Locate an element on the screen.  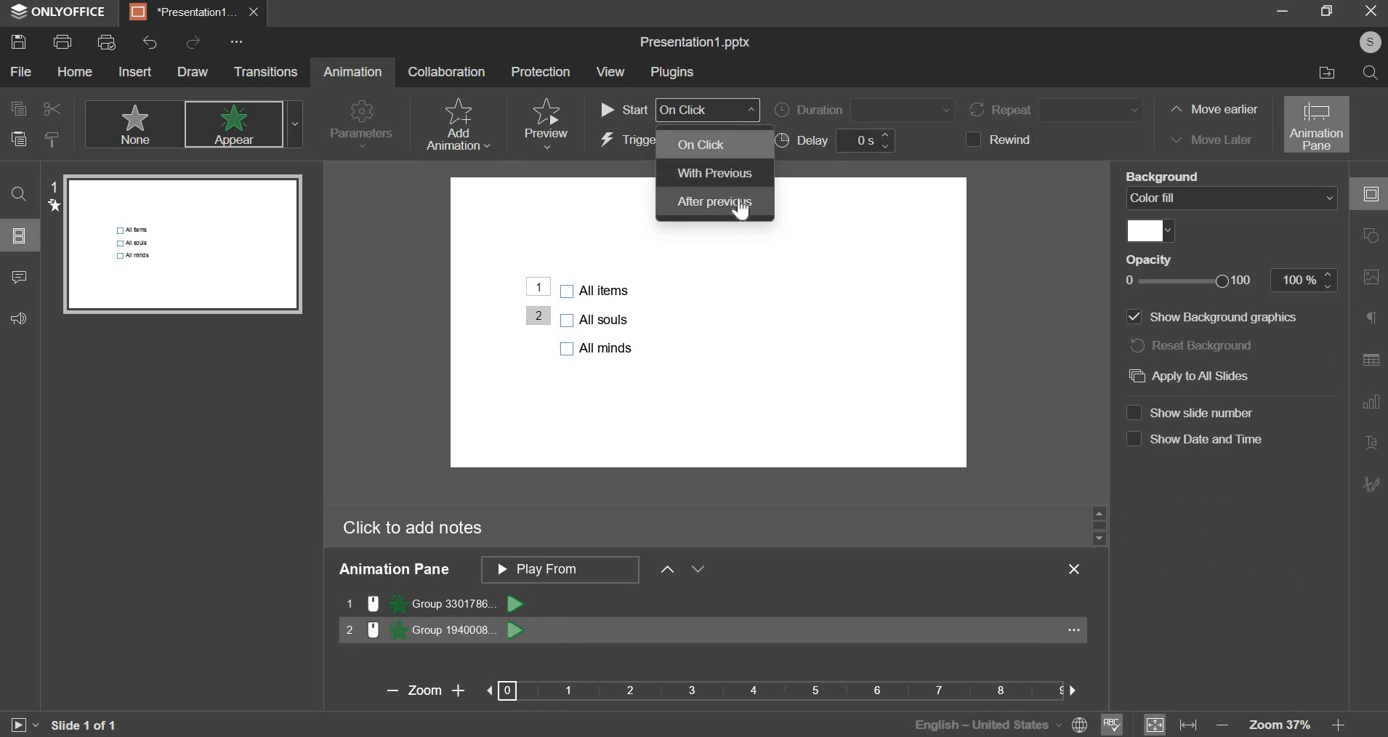
zoom is located at coordinates (1291, 725).